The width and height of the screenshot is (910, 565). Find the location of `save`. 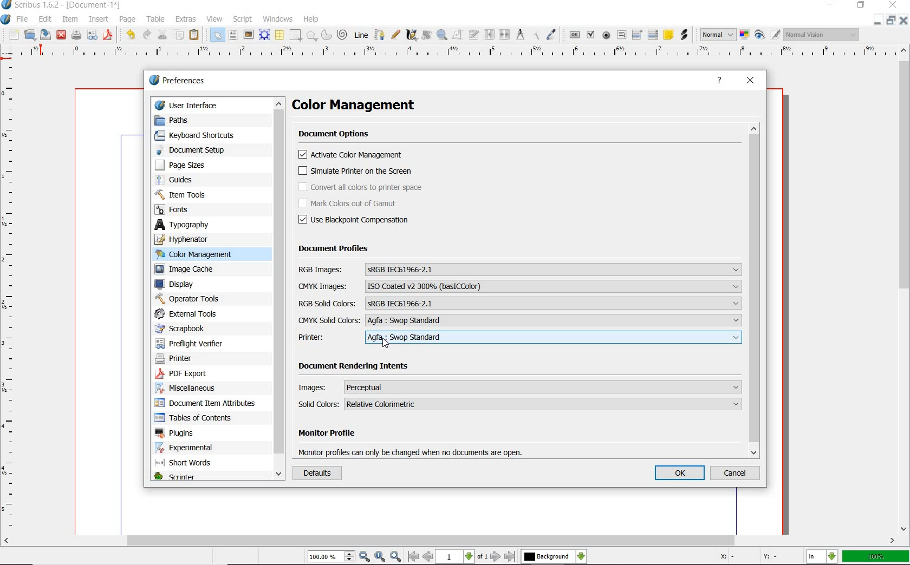

save is located at coordinates (46, 35).